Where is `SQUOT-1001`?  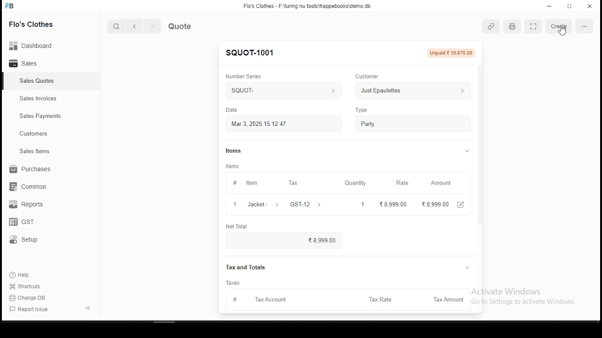 SQUOT-1001 is located at coordinates (254, 51).